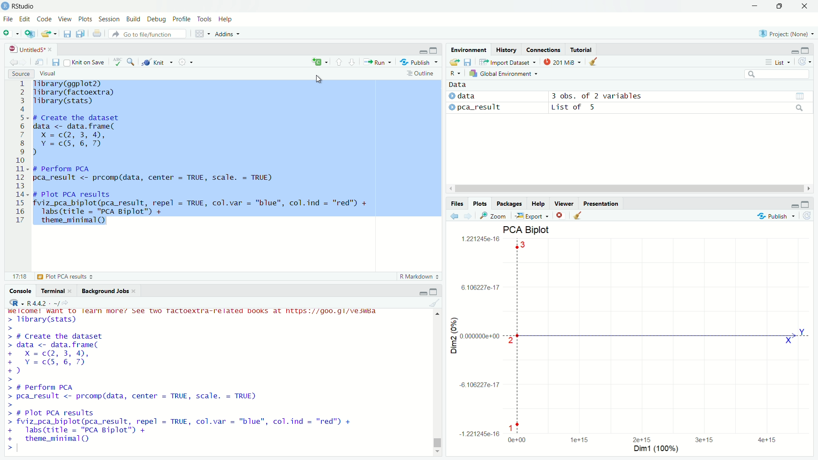  I want to click on View, so click(66, 20).